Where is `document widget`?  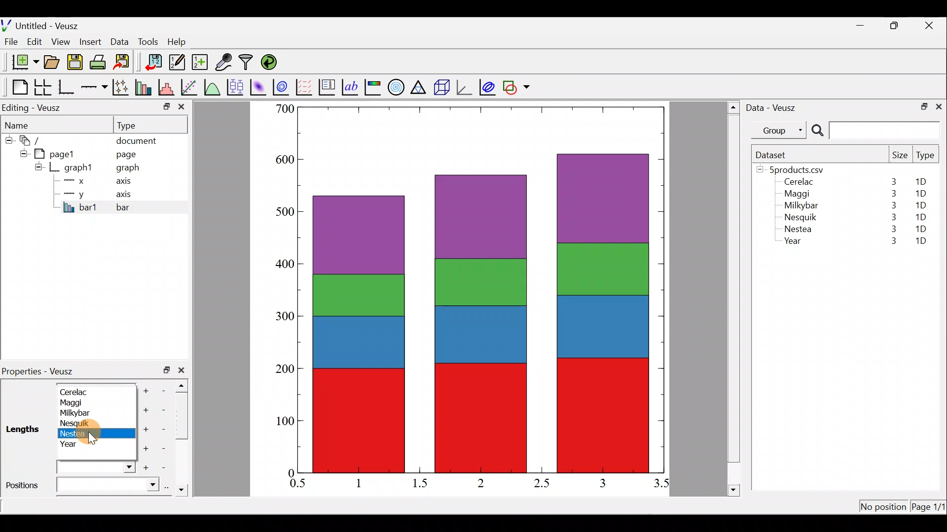 document widget is located at coordinates (35, 139).